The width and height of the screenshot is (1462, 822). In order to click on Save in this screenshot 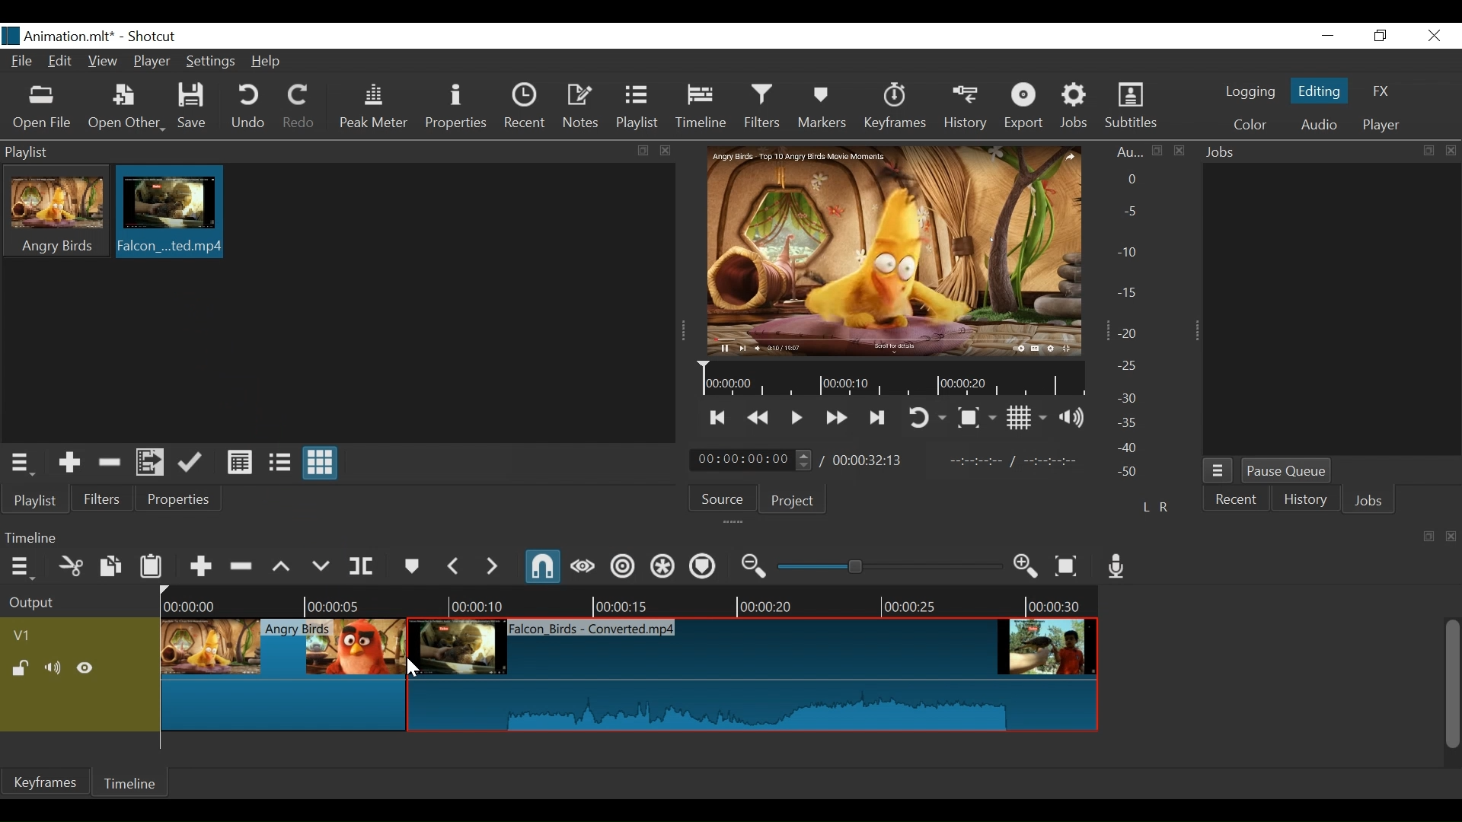, I will do `click(193, 107)`.